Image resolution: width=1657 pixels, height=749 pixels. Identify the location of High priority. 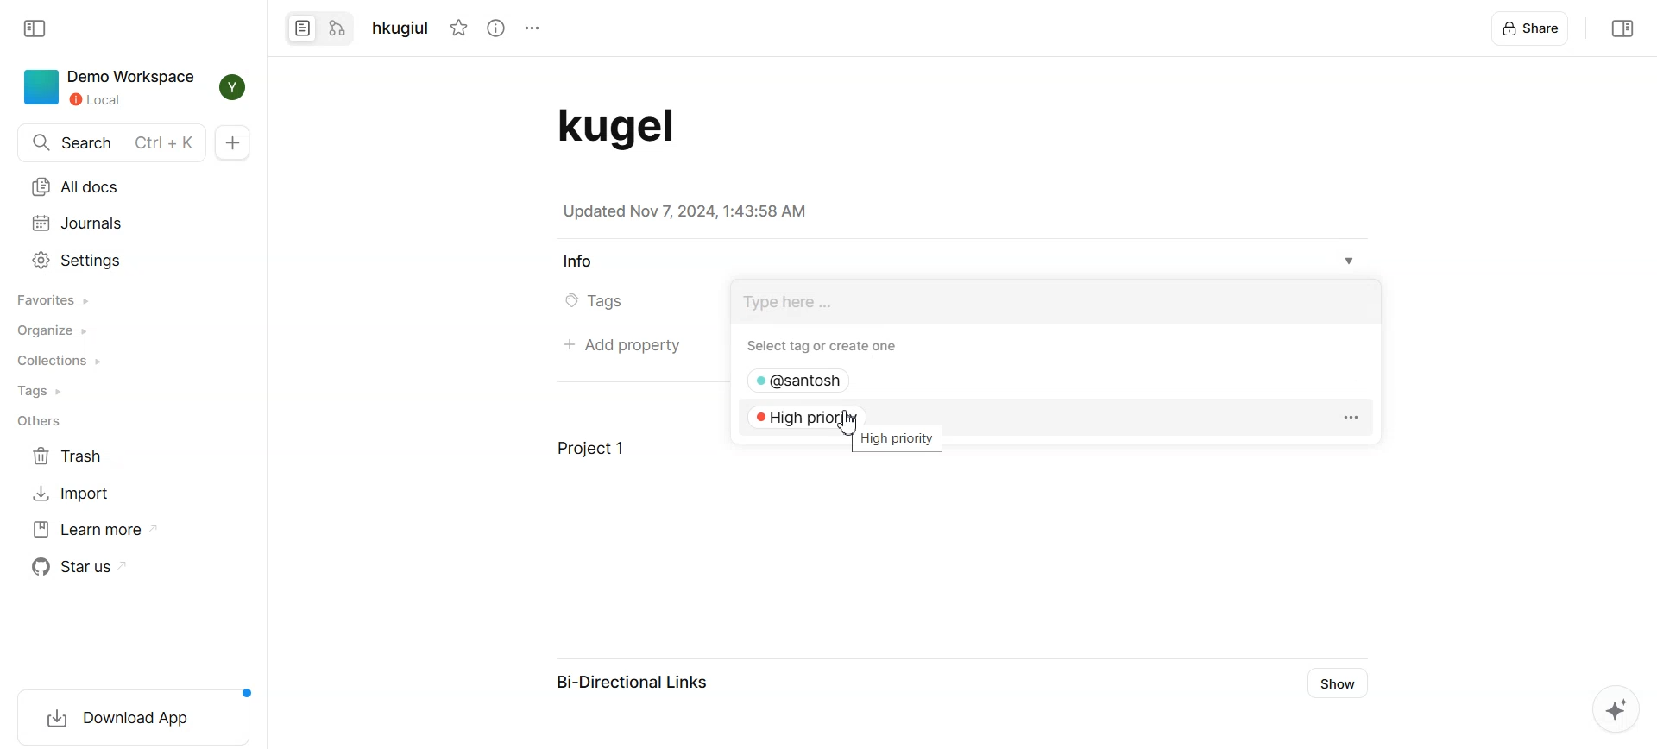
(847, 417).